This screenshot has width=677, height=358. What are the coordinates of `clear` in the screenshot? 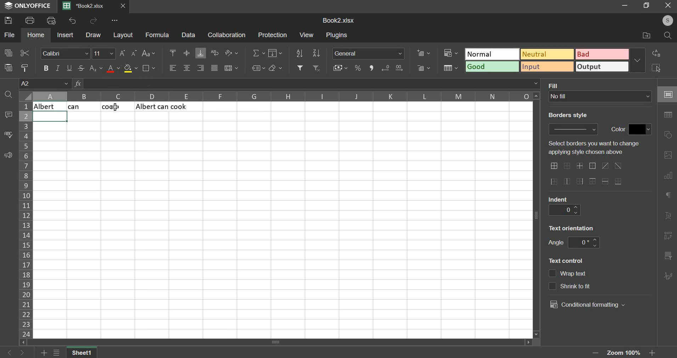 It's located at (275, 68).